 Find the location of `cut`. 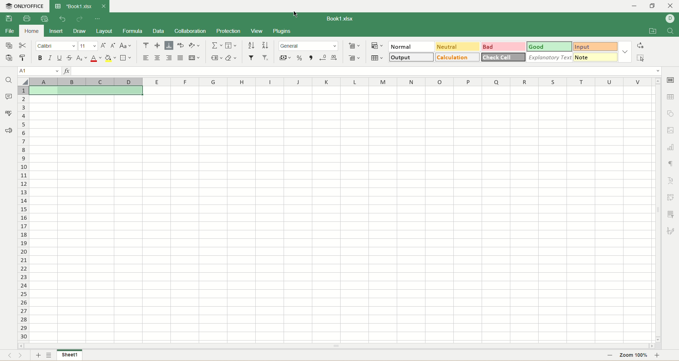

cut is located at coordinates (24, 45).